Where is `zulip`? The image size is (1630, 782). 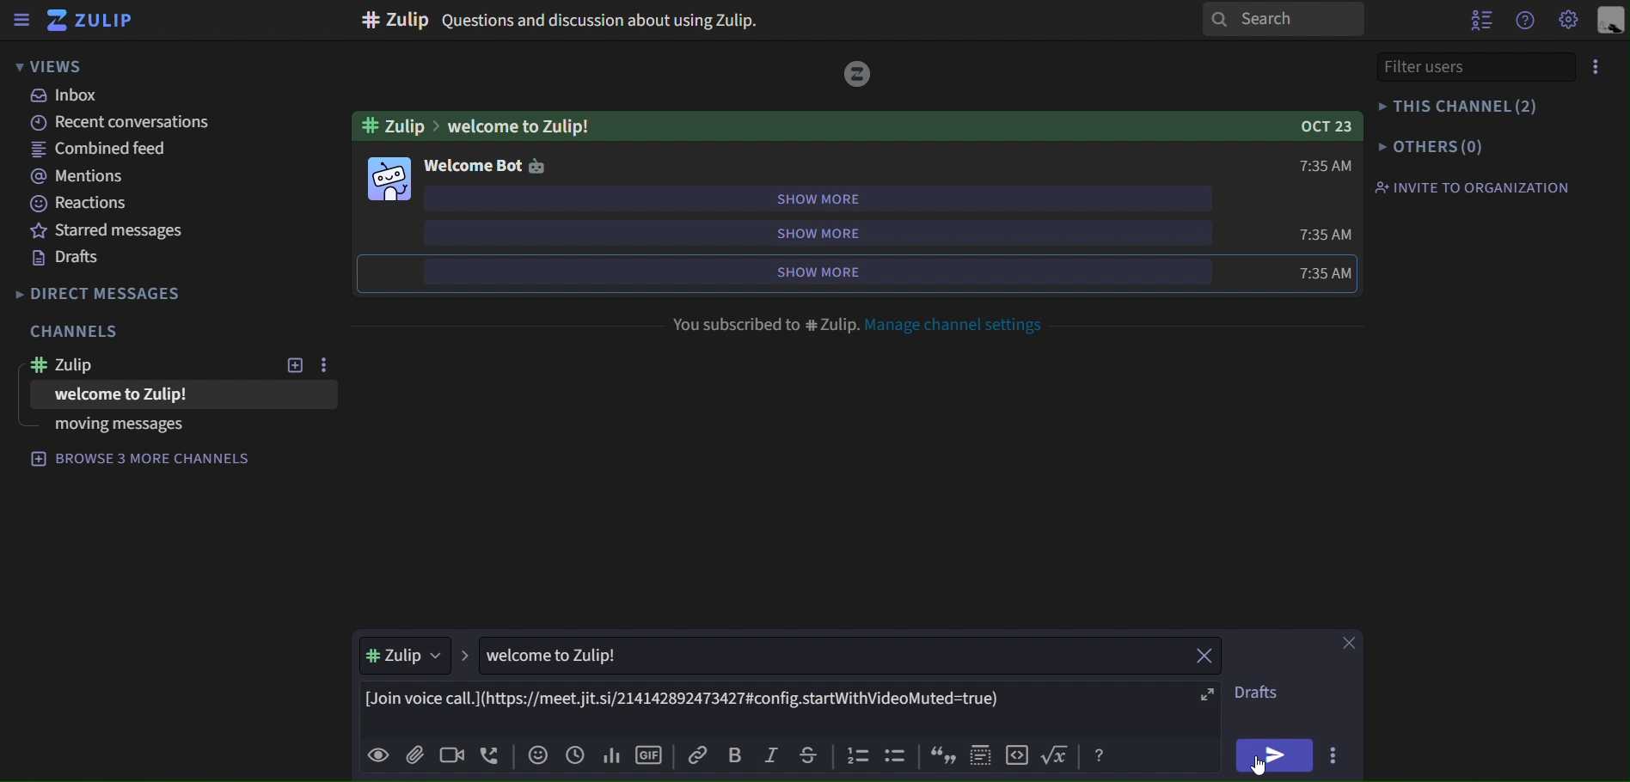
zulip is located at coordinates (96, 21).